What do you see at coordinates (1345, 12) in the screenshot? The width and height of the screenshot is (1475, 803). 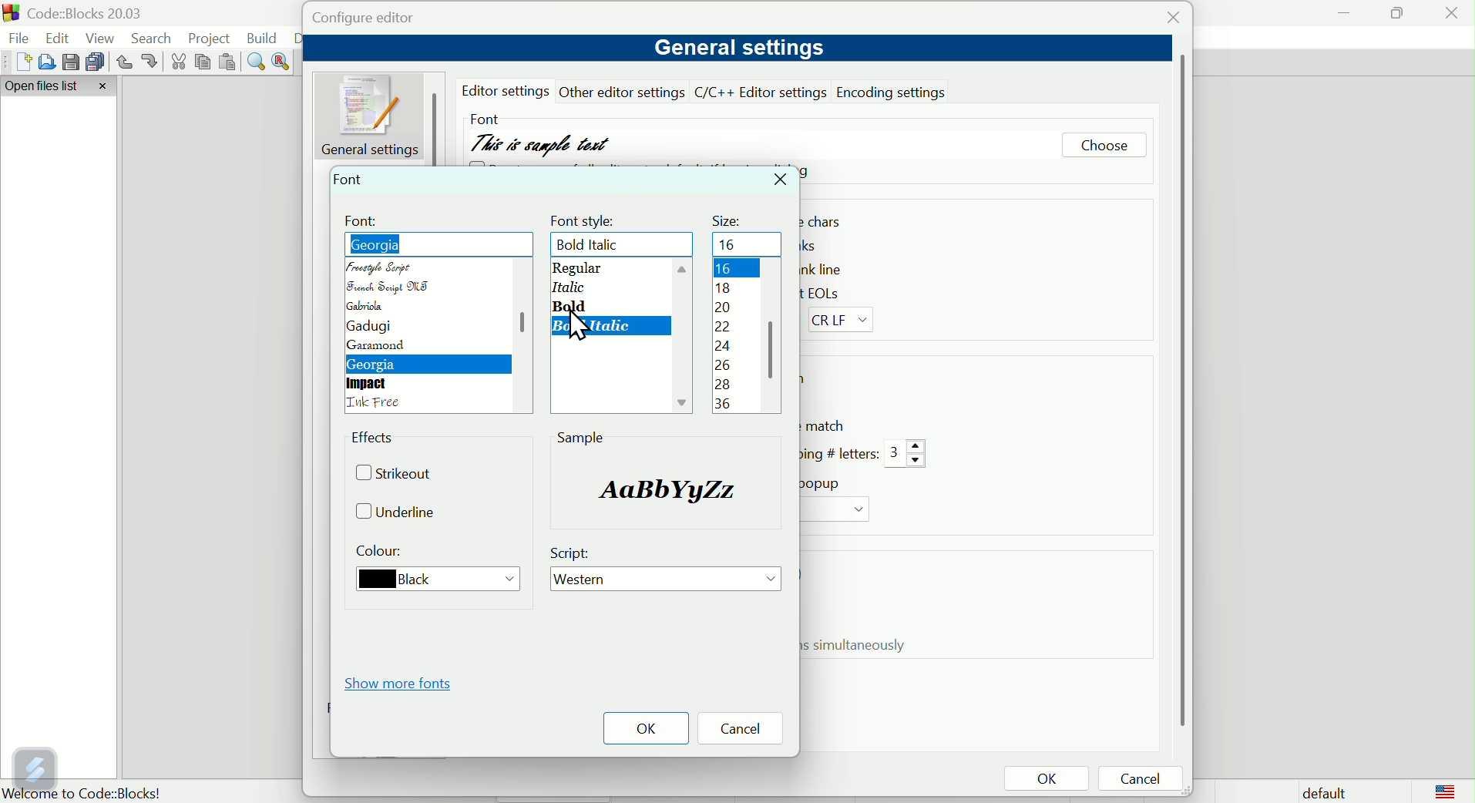 I see `minimise` at bounding box center [1345, 12].